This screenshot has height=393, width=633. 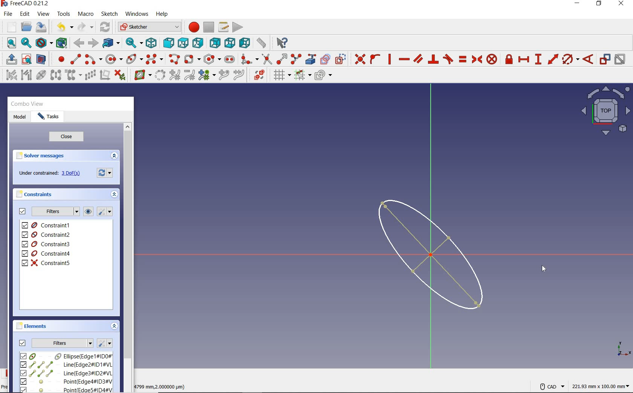 I want to click on isometric, so click(x=151, y=43).